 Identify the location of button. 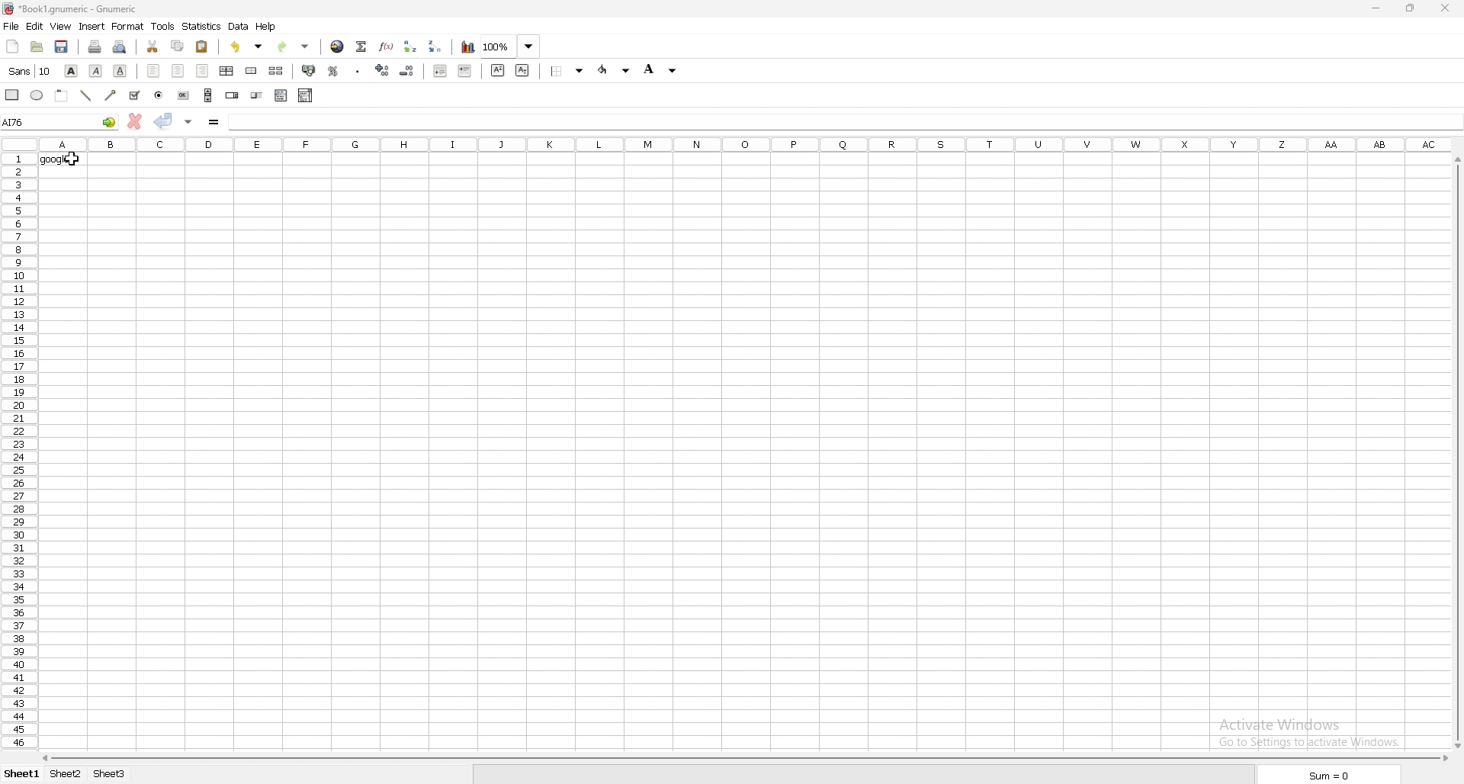
(185, 95).